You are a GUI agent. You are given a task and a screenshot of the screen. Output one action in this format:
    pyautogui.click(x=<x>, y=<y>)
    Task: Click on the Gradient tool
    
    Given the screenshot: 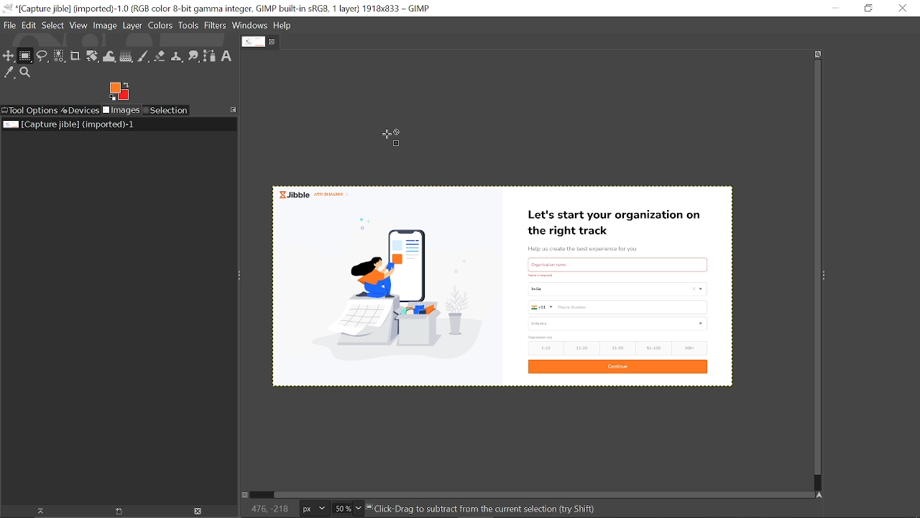 What is the action you would take?
    pyautogui.click(x=126, y=57)
    